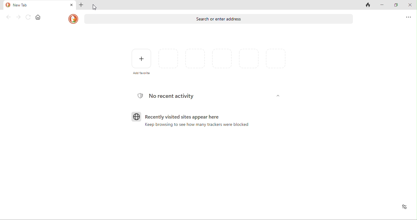 This screenshot has height=220, width=417. Describe the element at coordinates (142, 62) in the screenshot. I see `add favorite` at that location.